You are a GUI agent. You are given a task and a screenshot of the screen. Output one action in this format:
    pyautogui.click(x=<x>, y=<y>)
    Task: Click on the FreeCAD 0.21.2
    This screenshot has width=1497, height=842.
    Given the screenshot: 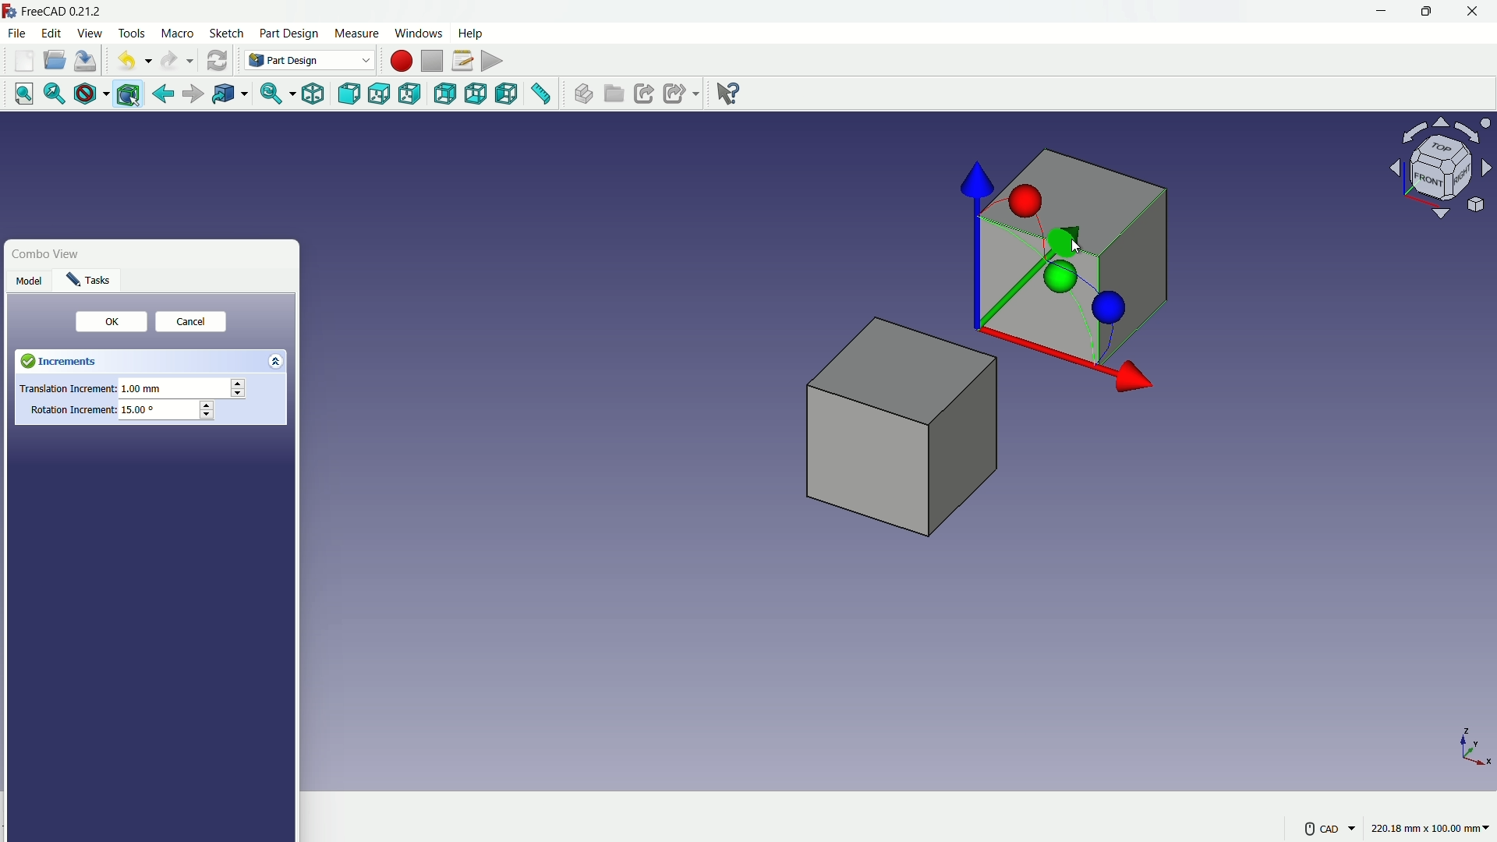 What is the action you would take?
    pyautogui.click(x=55, y=10)
    